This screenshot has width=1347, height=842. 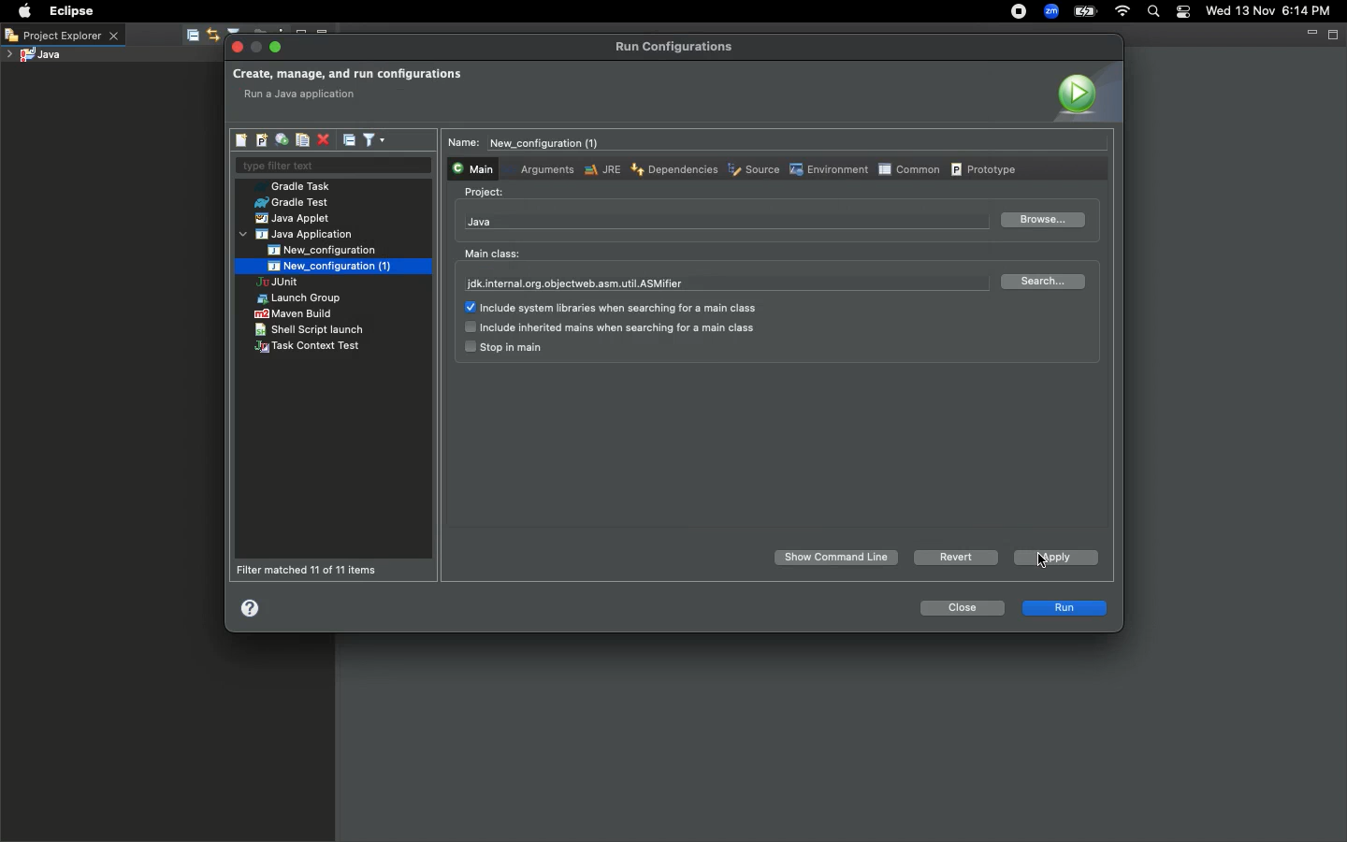 I want to click on Maximize, so click(x=1335, y=34).